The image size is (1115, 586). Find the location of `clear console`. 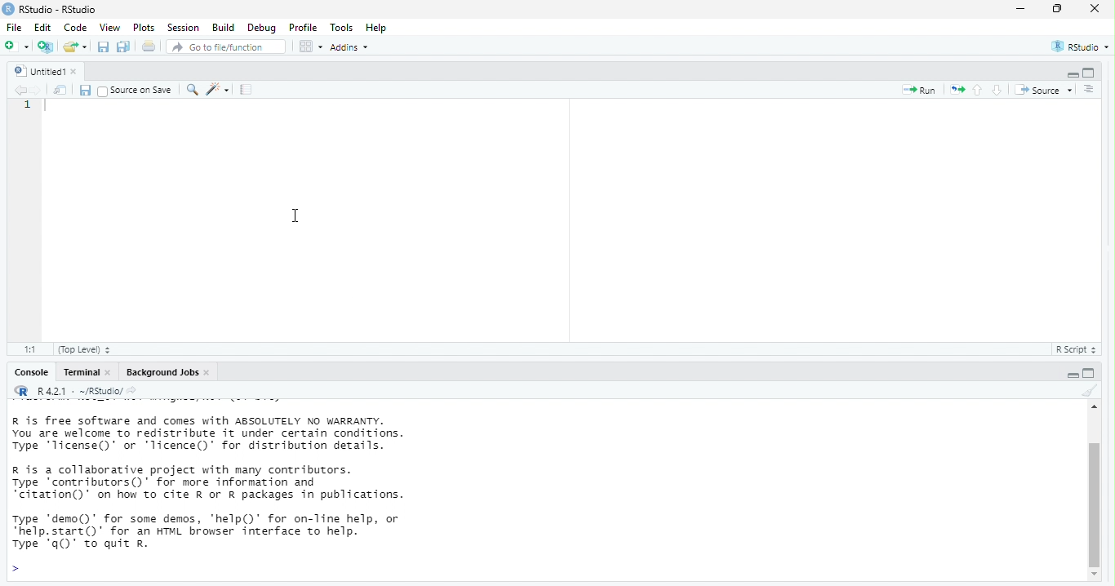

clear console is located at coordinates (1091, 389).